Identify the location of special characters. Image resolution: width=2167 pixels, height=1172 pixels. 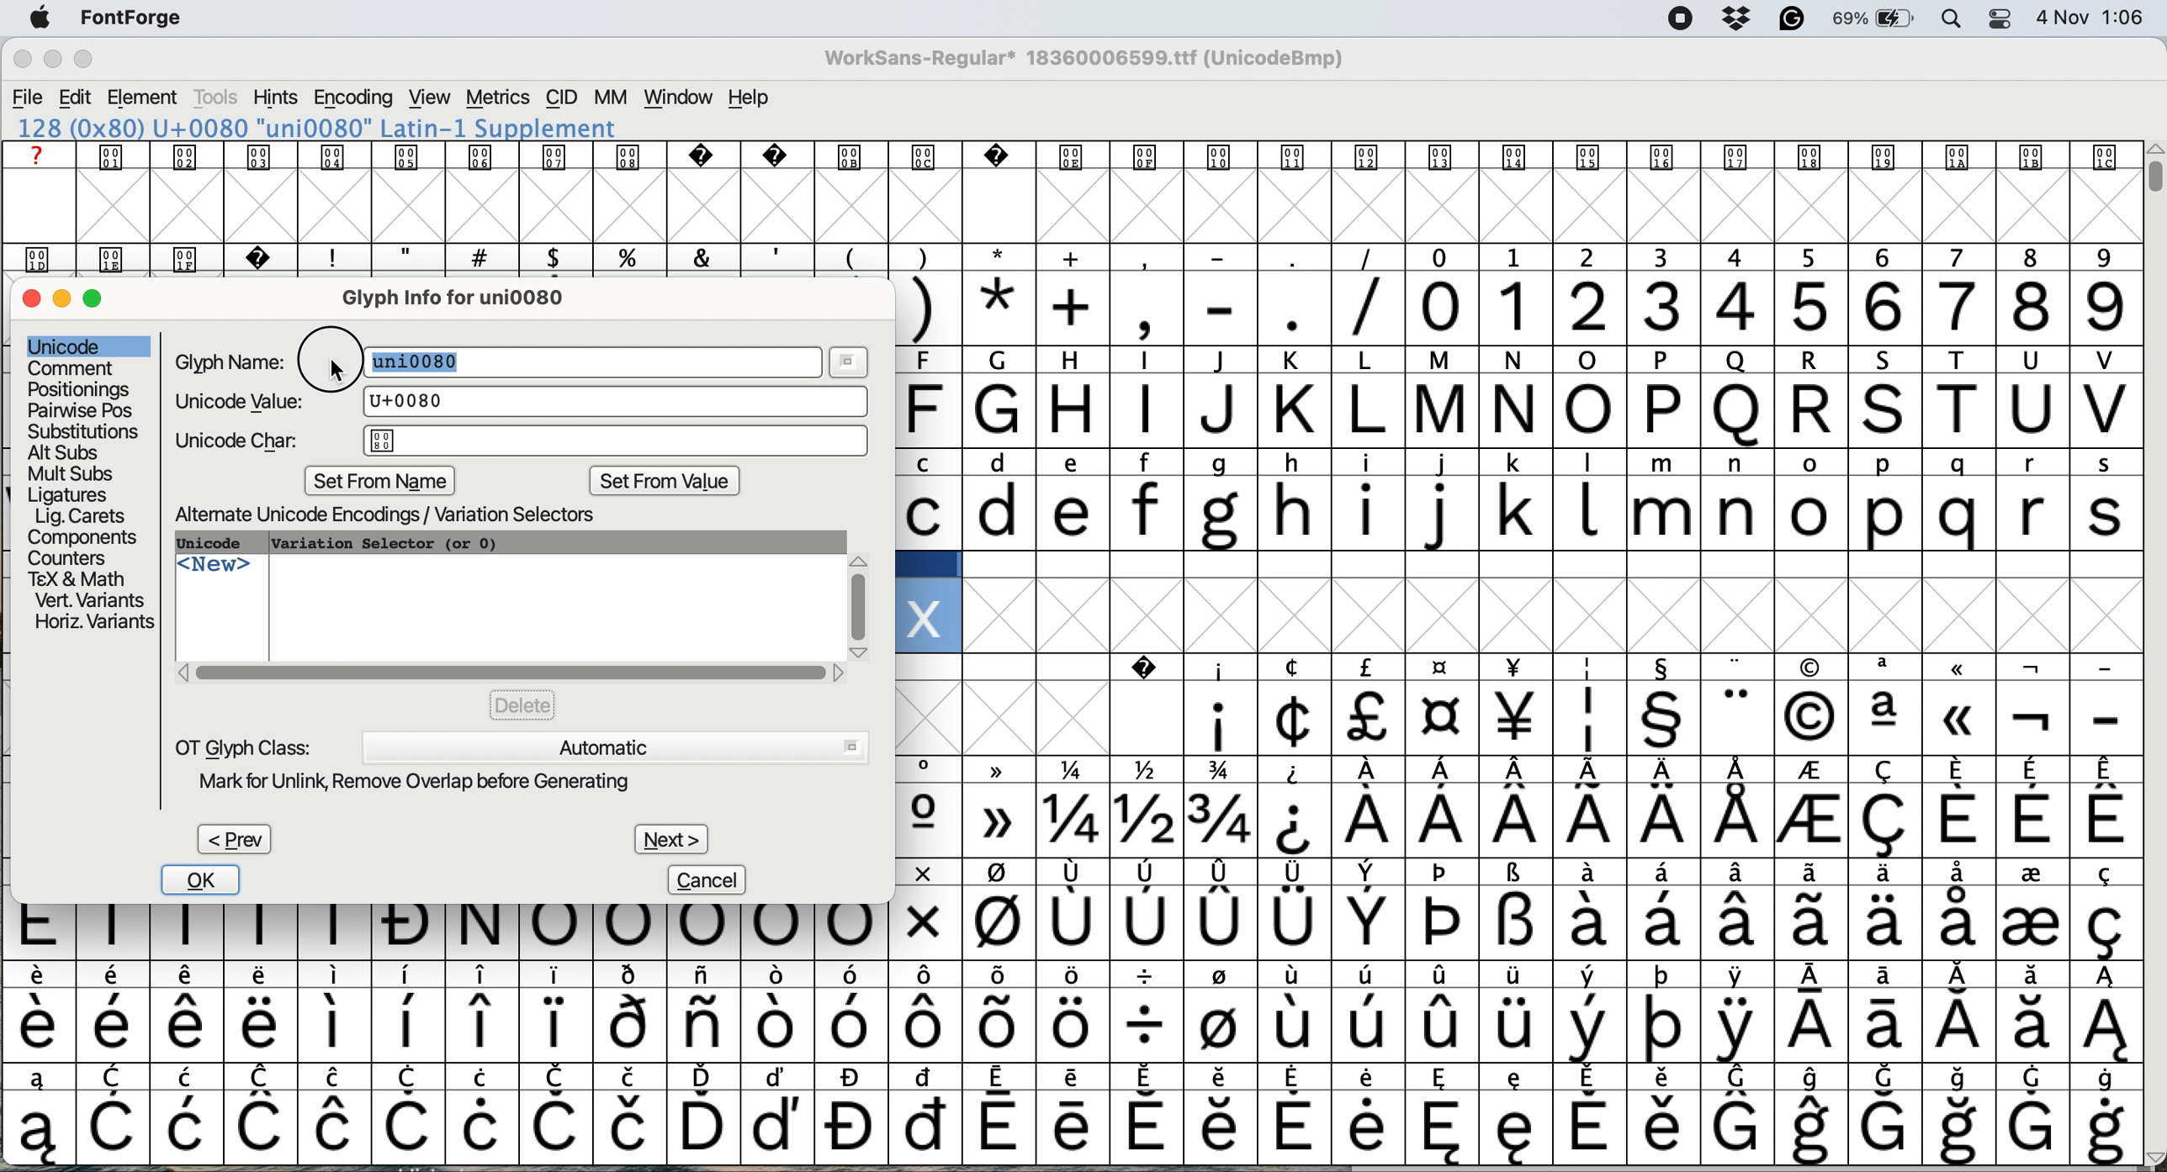
(1525, 719).